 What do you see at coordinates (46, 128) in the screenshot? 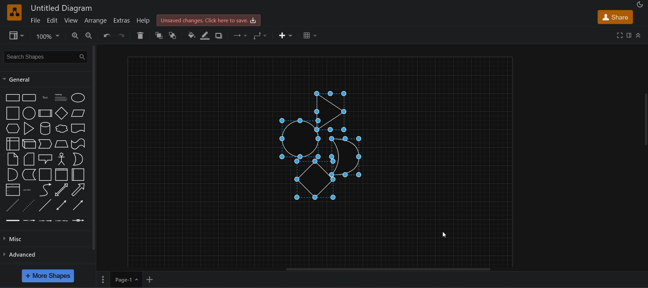
I see `cylinder` at bounding box center [46, 128].